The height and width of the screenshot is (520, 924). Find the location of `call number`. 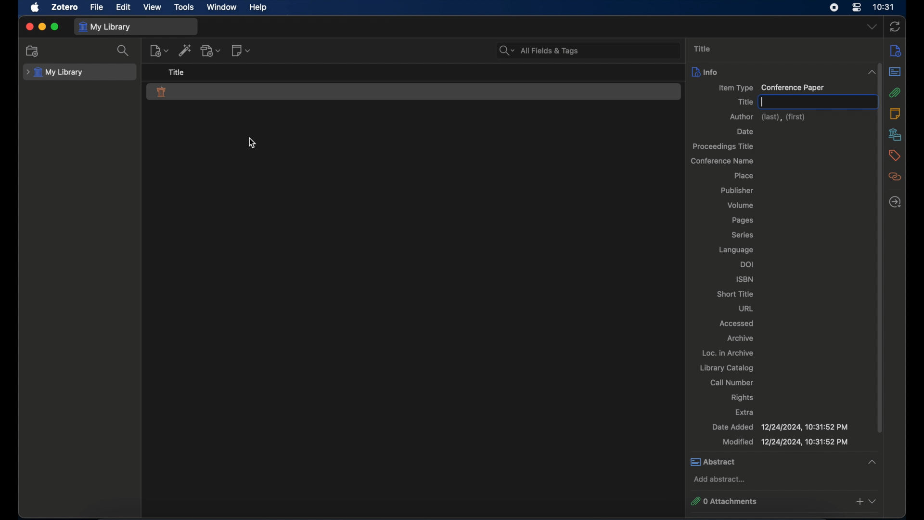

call number is located at coordinates (731, 383).